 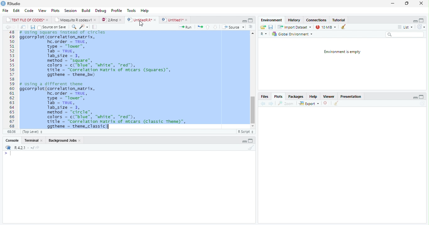 What do you see at coordinates (108, 127) in the screenshot?
I see `typing cursor` at bounding box center [108, 127].